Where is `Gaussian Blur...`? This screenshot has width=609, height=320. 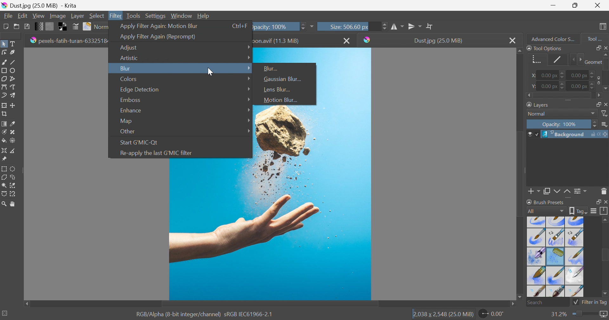 Gaussian Blur... is located at coordinates (283, 79).